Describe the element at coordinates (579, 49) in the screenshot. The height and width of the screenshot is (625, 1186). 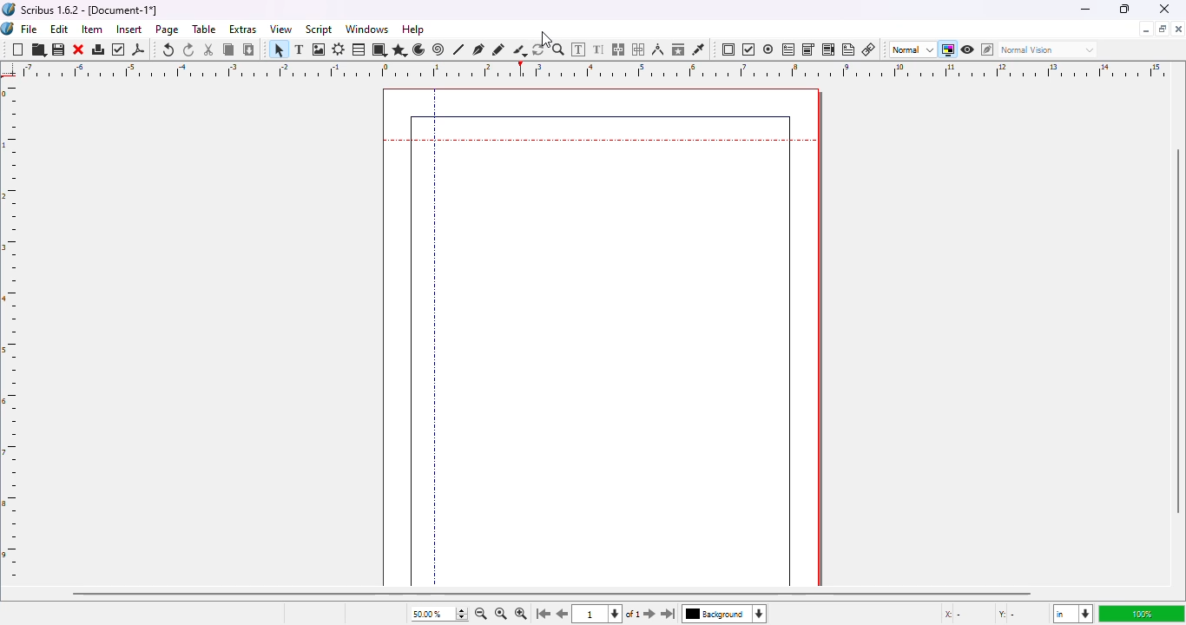
I see `edit contents in frame` at that location.